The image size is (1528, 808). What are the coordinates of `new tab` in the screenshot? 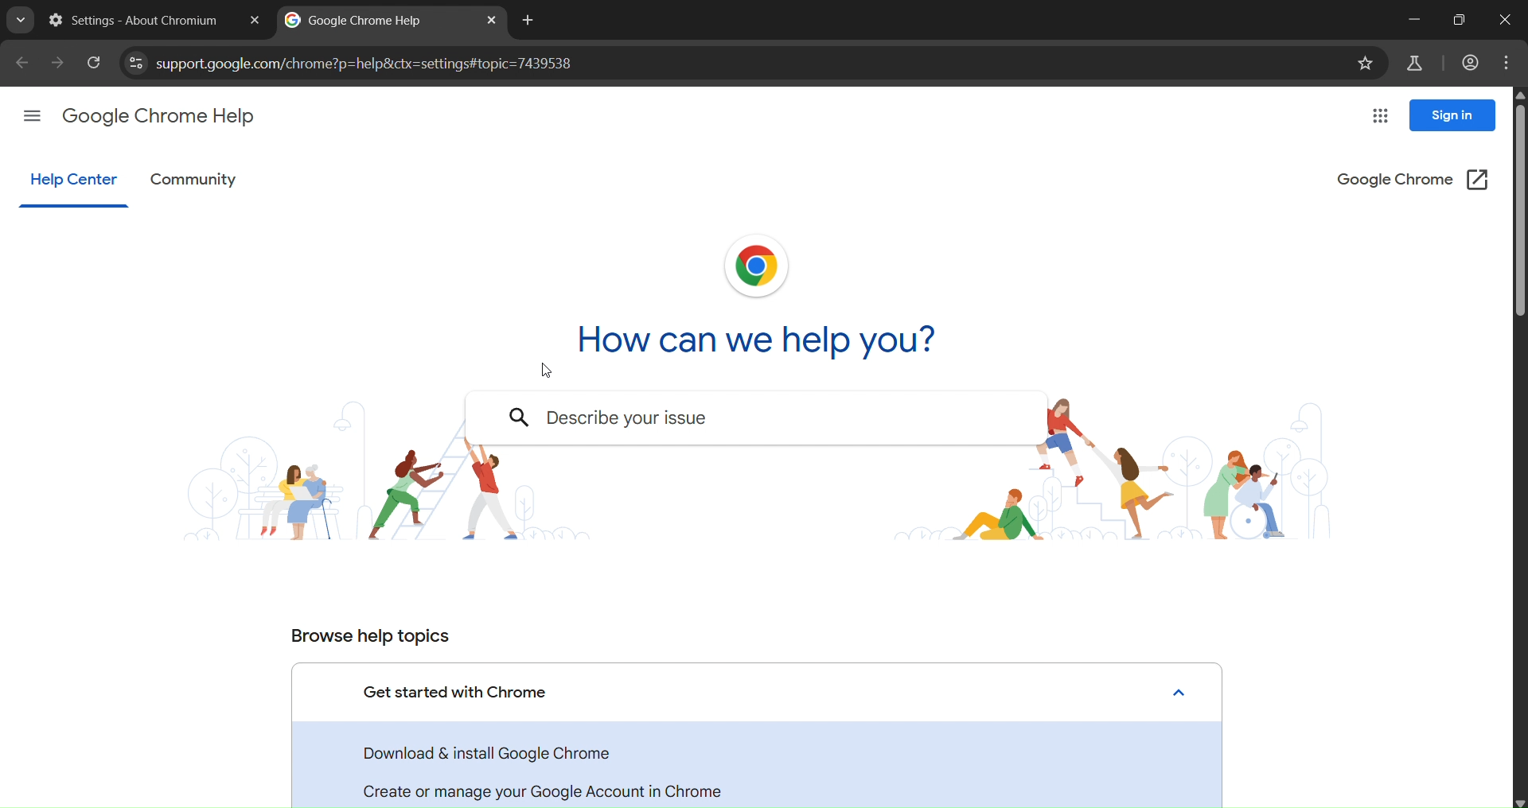 It's located at (529, 20).